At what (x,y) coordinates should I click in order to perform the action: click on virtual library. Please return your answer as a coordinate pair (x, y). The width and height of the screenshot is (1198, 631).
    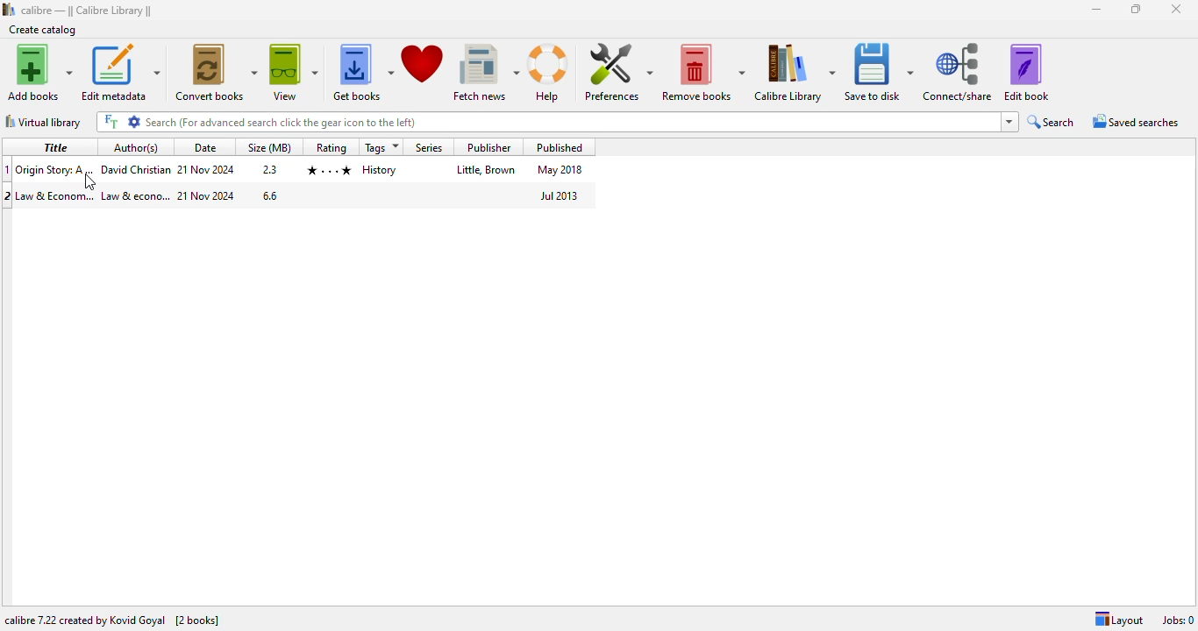
    Looking at the image, I should click on (43, 122).